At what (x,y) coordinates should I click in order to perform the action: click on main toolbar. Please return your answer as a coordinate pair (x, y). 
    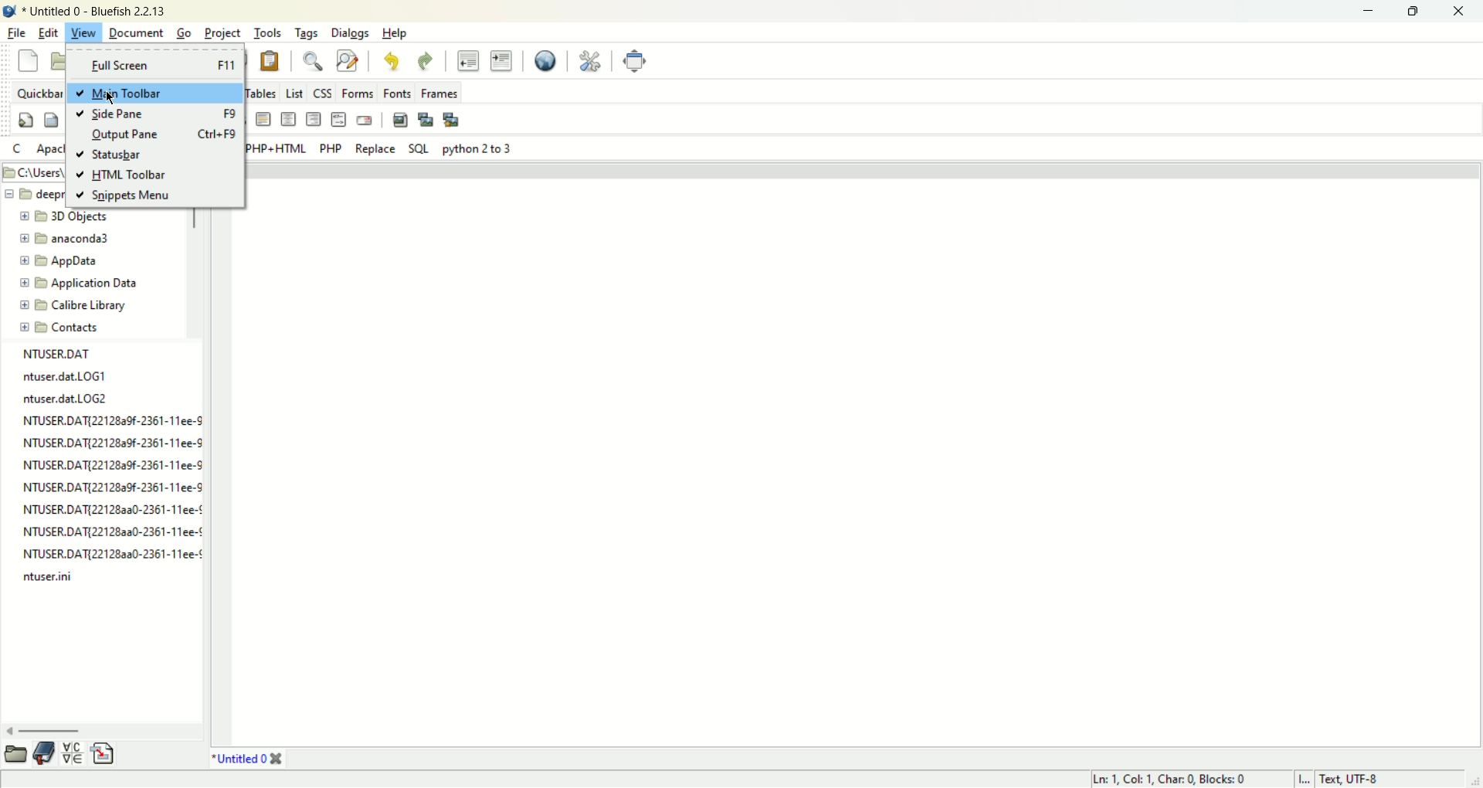
    Looking at the image, I should click on (155, 93).